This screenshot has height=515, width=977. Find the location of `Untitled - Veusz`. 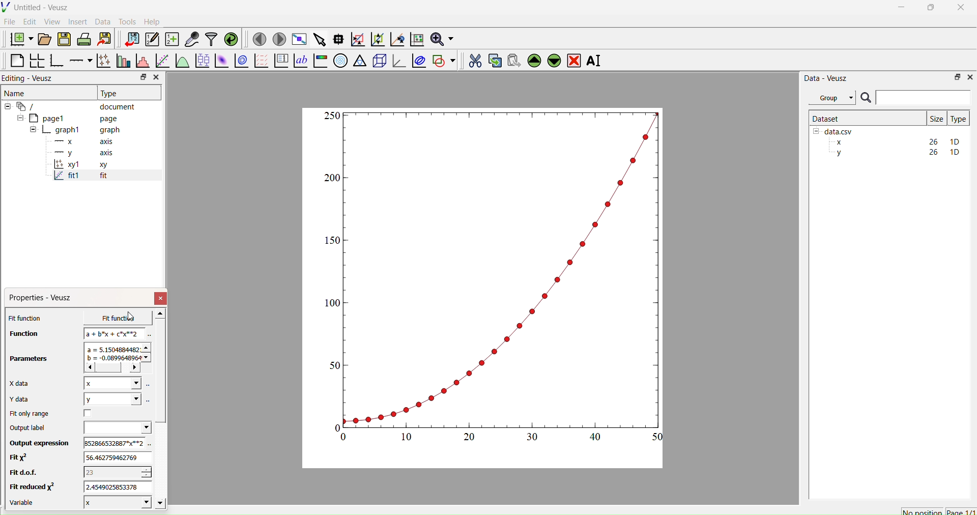

Untitled - Veusz is located at coordinates (37, 7).